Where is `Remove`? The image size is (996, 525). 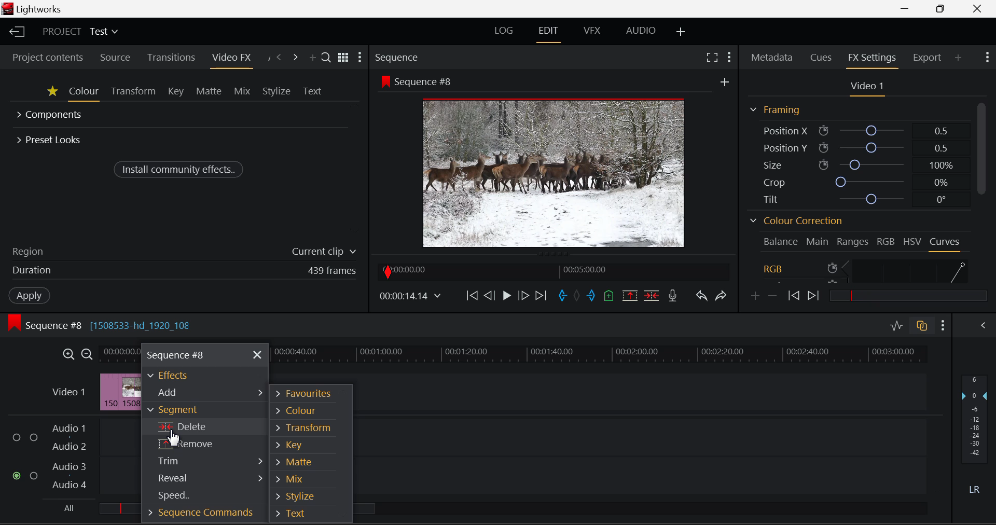
Remove is located at coordinates (201, 444).